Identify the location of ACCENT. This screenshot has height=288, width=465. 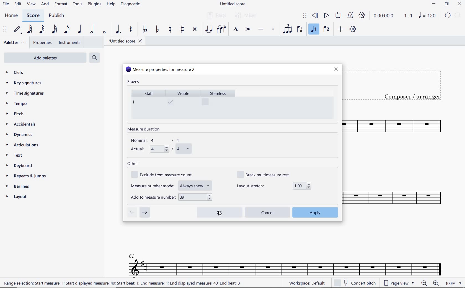
(247, 30).